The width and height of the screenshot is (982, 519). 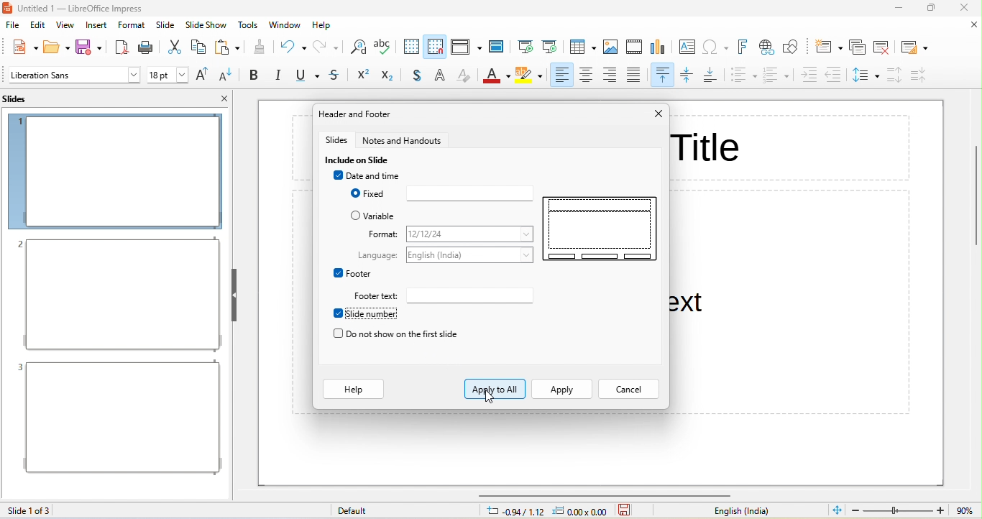 What do you see at coordinates (23, 98) in the screenshot?
I see `slides` at bounding box center [23, 98].